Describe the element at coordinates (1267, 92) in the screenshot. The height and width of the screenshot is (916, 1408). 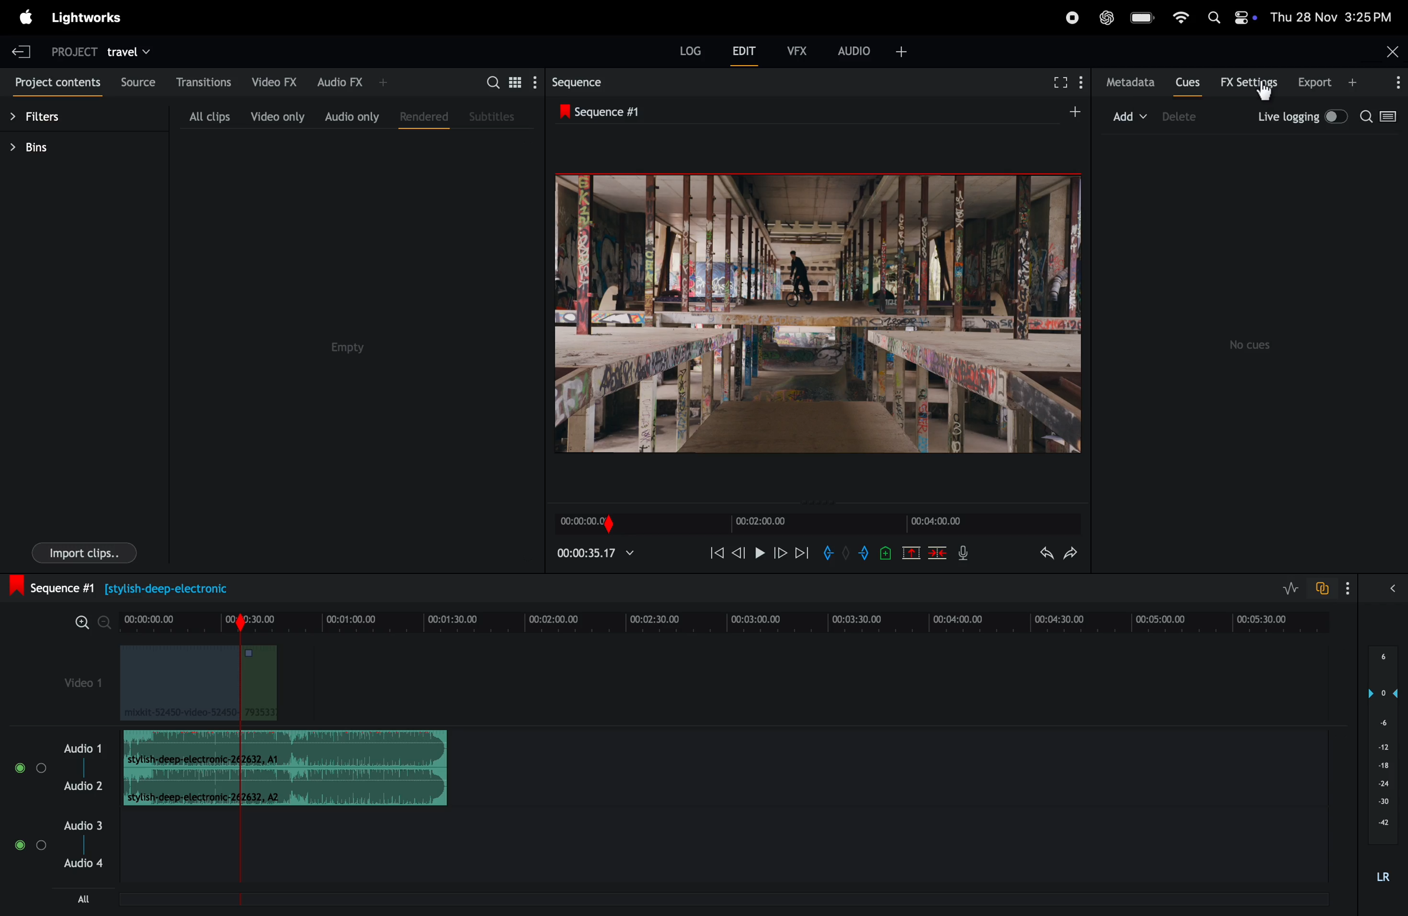
I see `Selection cursor` at that location.